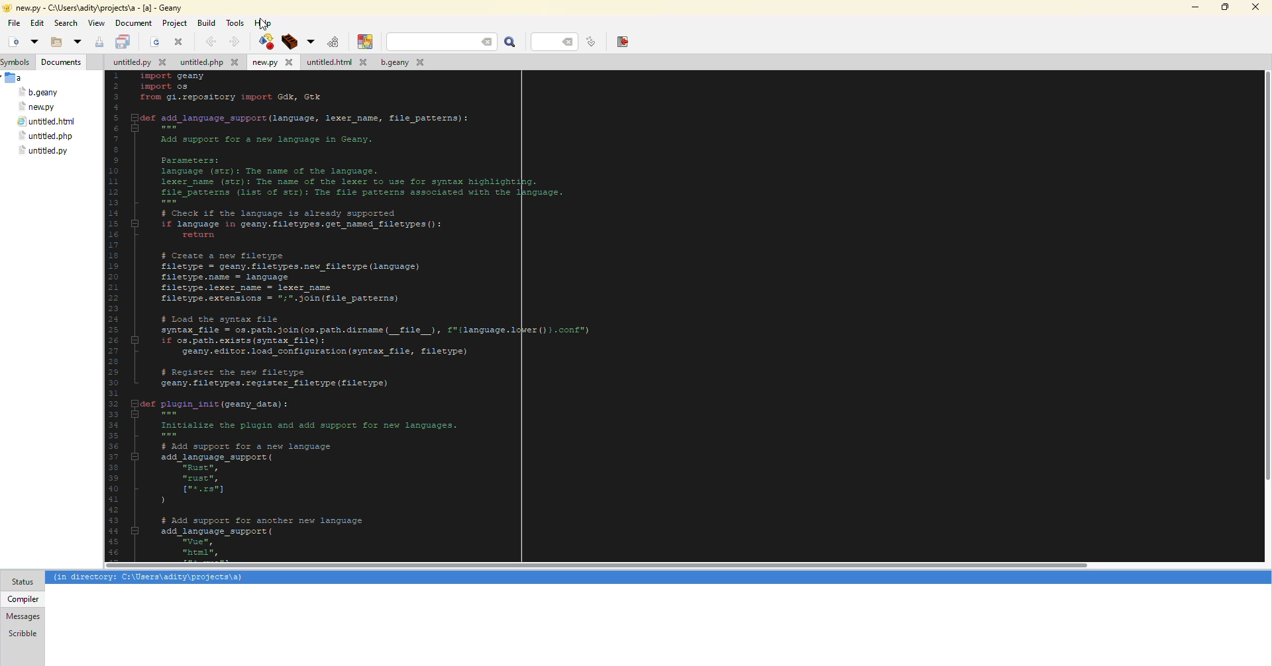 Image resolution: width=1272 pixels, height=666 pixels. I want to click on document, so click(133, 23).